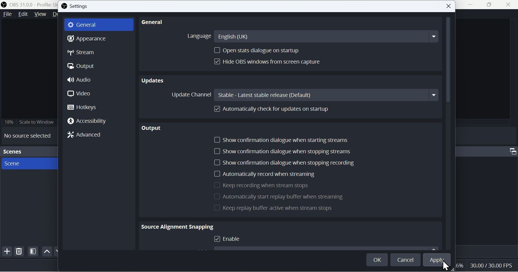  I want to click on 18% Scale to Window, so click(38, 121).